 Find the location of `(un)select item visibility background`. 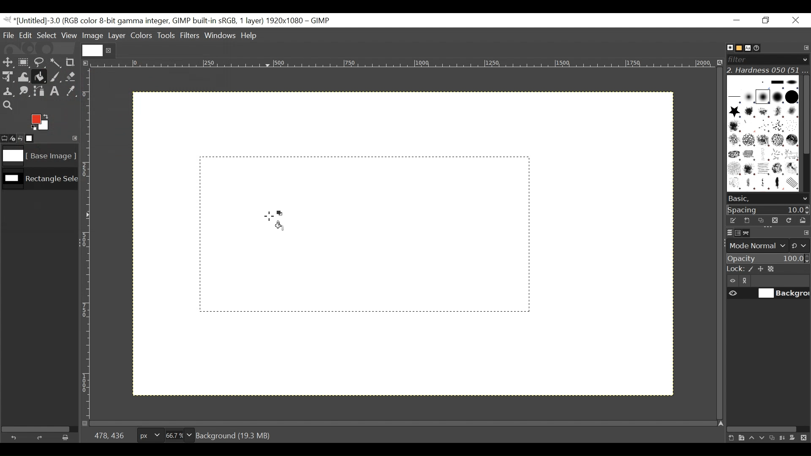

(un)select item visibility background is located at coordinates (768, 294).